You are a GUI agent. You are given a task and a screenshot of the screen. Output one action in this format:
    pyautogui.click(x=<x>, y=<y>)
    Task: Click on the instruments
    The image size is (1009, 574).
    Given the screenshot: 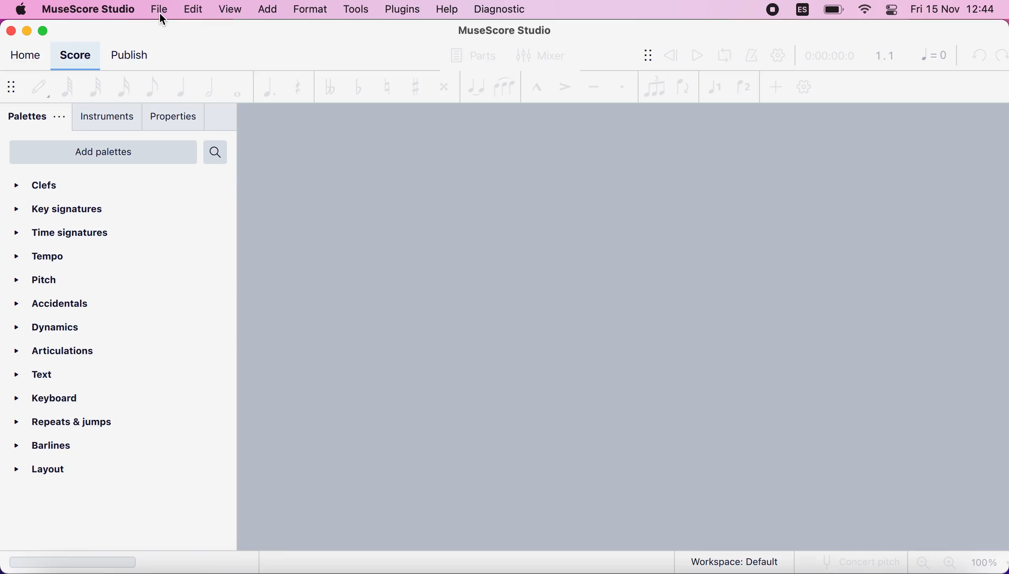 What is the action you would take?
    pyautogui.click(x=103, y=118)
    